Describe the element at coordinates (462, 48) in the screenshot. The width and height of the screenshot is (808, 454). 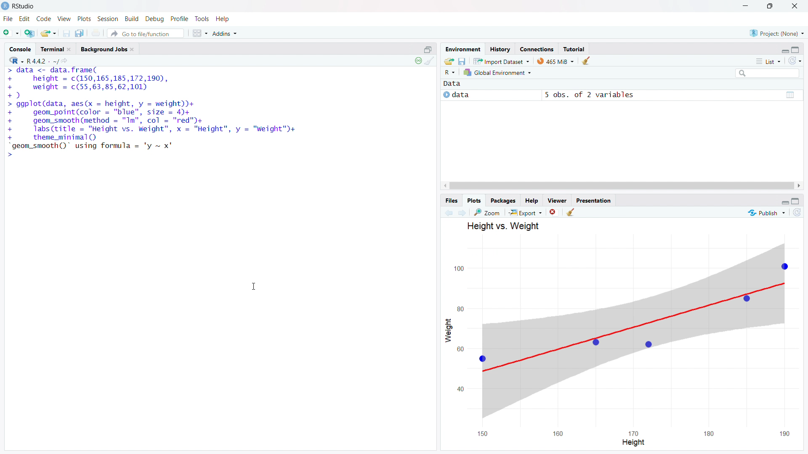
I see `environemnet` at that location.